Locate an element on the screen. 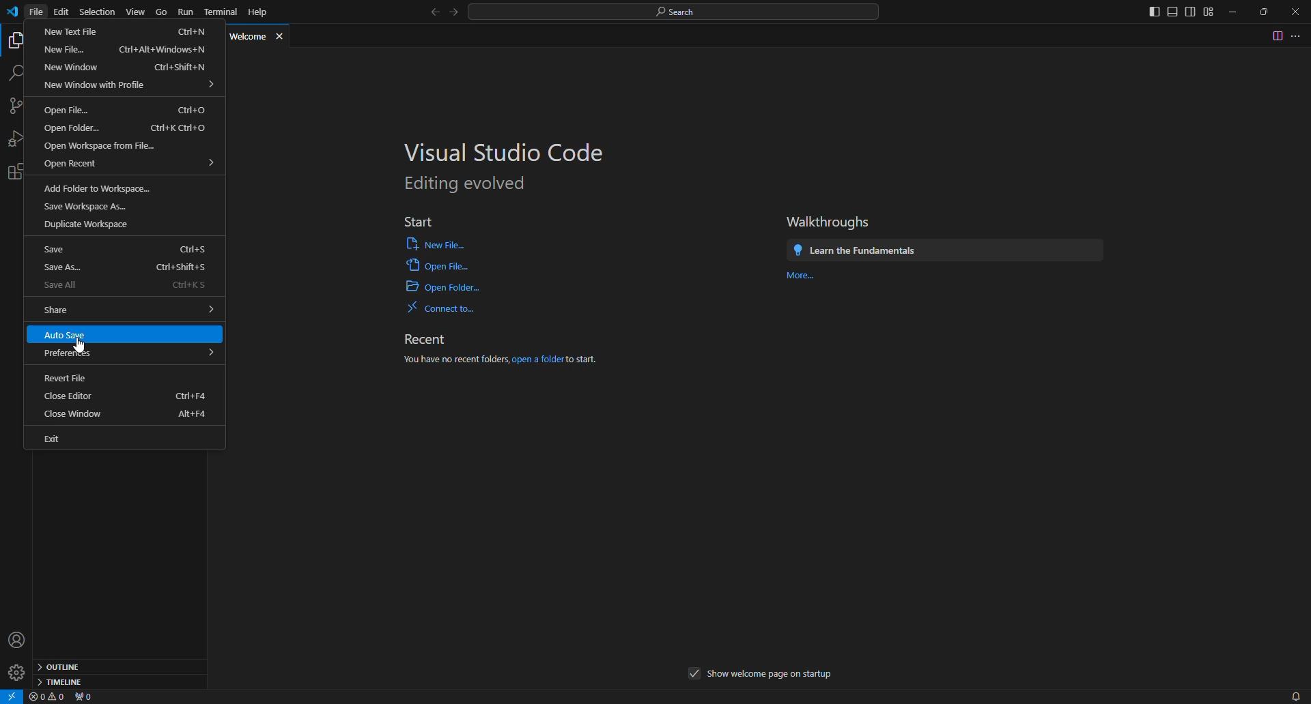 The height and width of the screenshot is (704, 1311). close window is located at coordinates (74, 414).